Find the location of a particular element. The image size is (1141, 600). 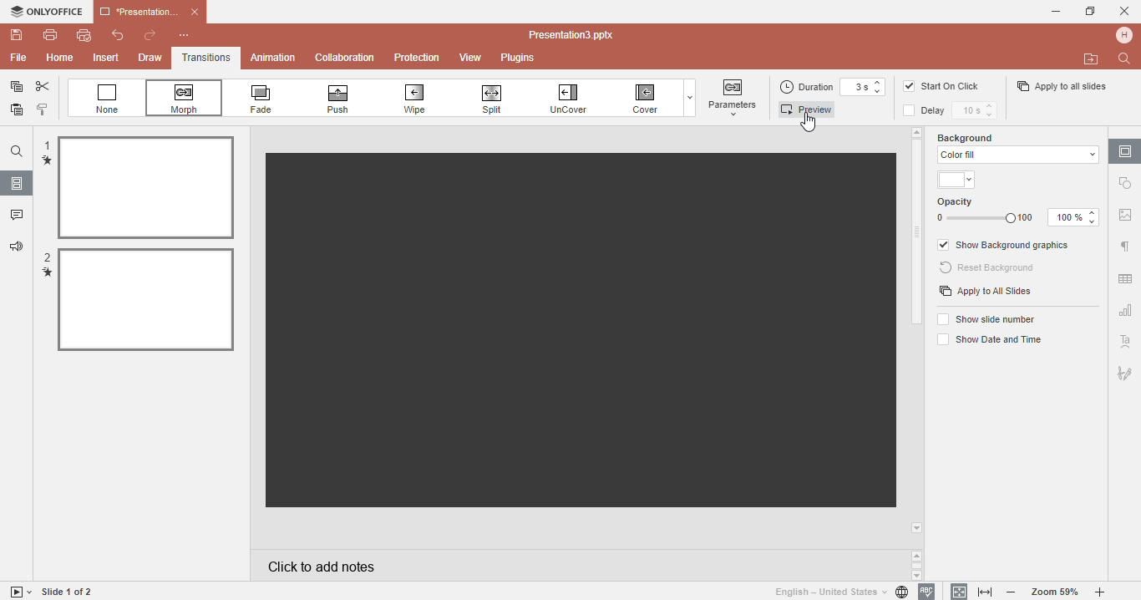

Slected file 2 is located at coordinates (146, 299).